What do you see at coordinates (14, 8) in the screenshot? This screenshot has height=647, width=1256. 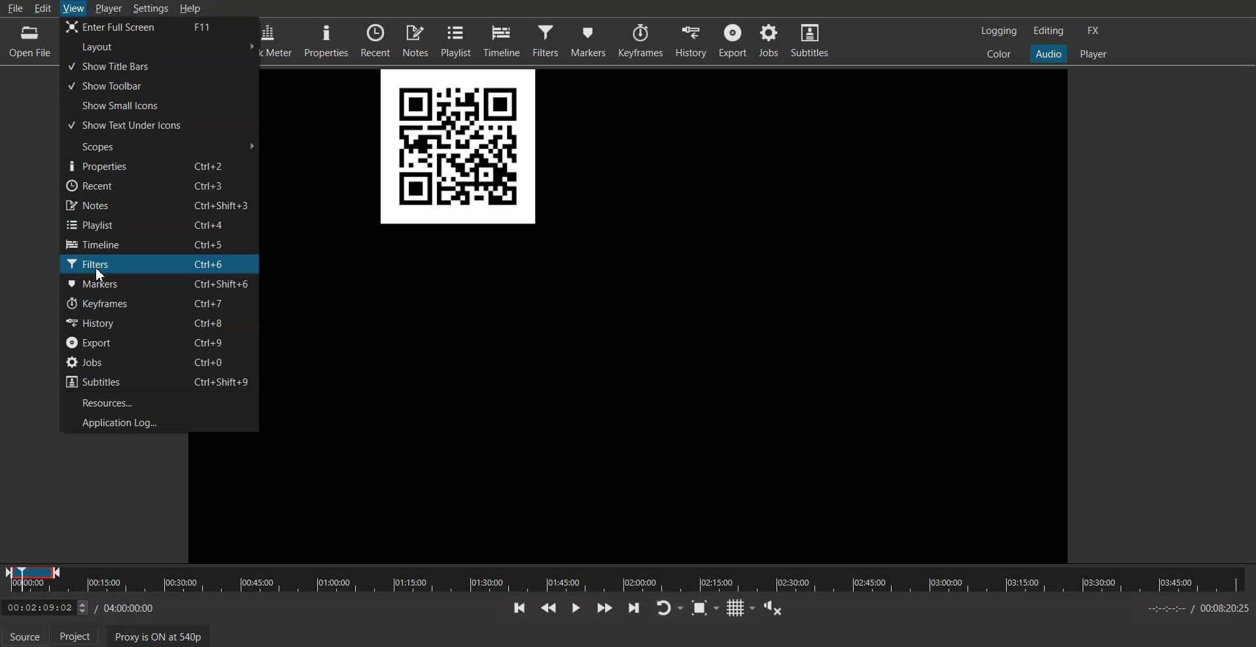 I see `File` at bounding box center [14, 8].